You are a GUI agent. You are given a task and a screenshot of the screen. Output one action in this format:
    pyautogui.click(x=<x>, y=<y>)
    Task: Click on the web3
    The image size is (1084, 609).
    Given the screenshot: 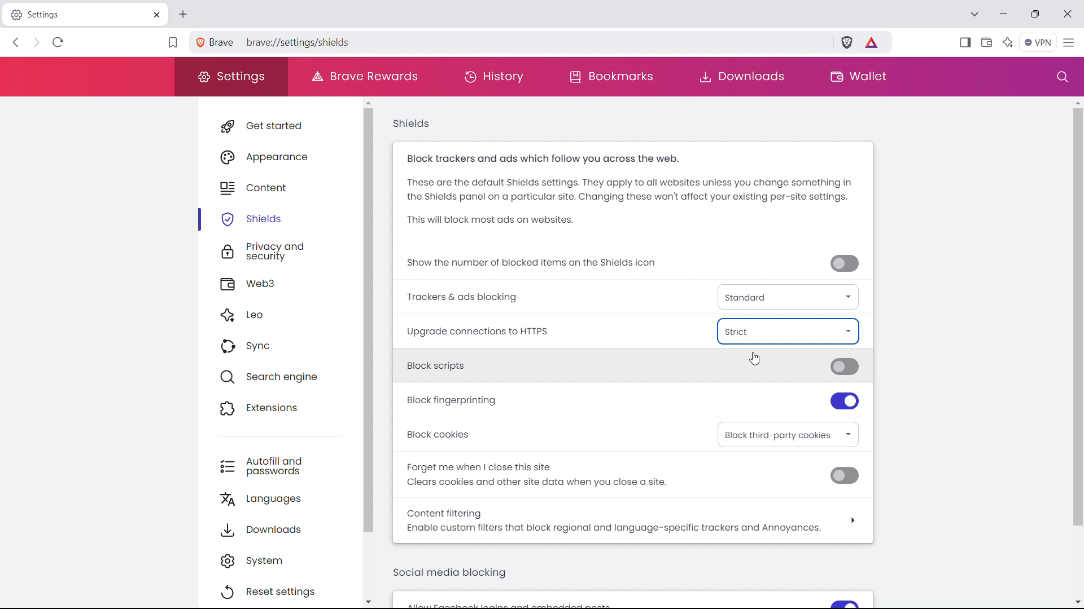 What is the action you would take?
    pyautogui.click(x=287, y=283)
    